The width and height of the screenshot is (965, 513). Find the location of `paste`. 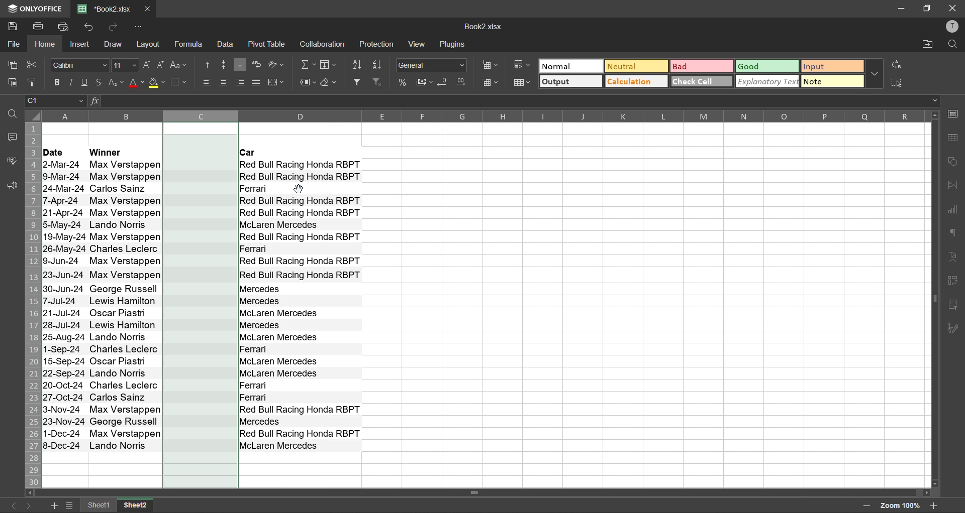

paste is located at coordinates (15, 83).